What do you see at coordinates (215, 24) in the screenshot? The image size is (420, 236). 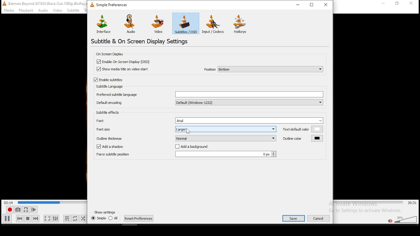 I see `input/codecs` at bounding box center [215, 24].